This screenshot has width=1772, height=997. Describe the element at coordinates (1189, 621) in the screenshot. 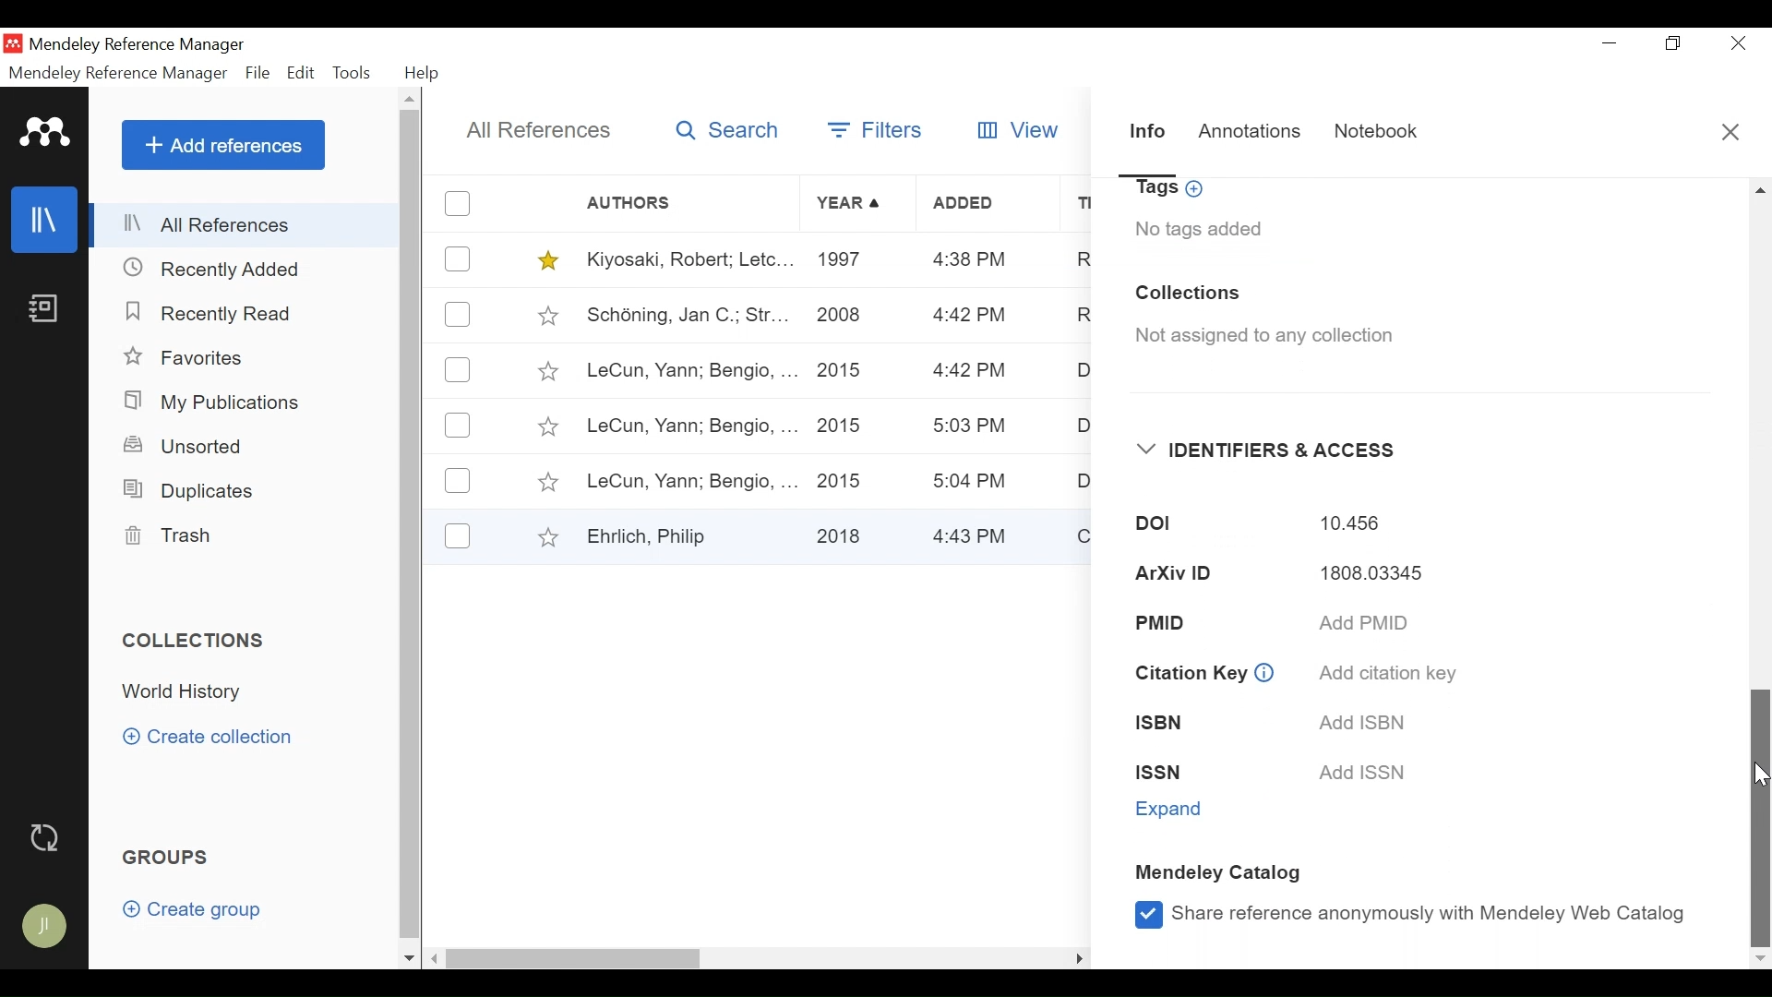

I see `PMID` at that location.